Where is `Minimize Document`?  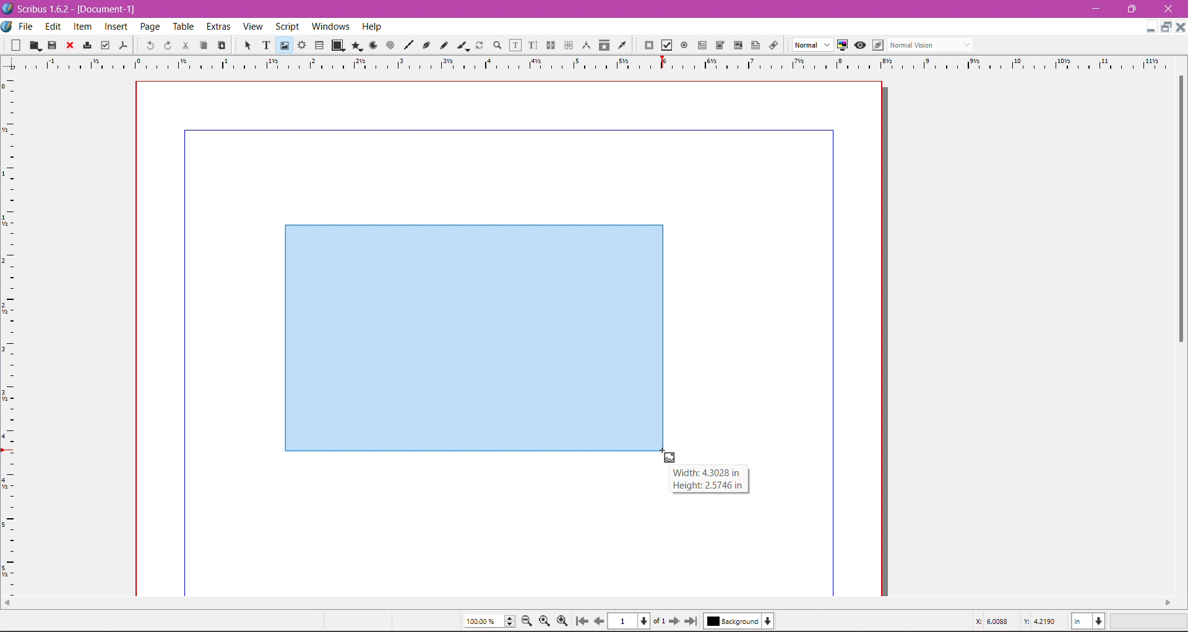
Minimize Document is located at coordinates (1167, 27).